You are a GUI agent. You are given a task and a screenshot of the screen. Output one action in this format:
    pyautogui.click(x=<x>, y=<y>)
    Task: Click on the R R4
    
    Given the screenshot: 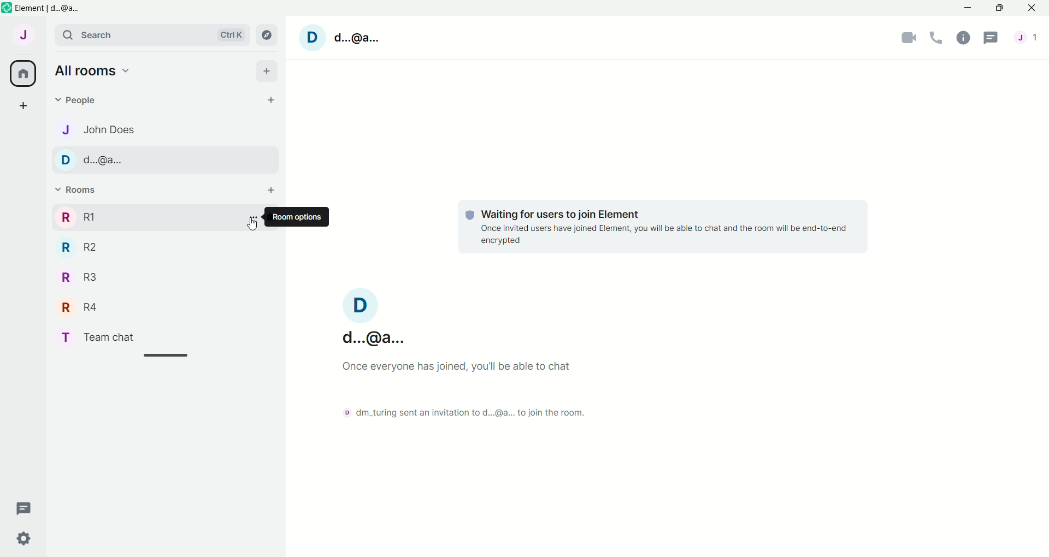 What is the action you would take?
    pyautogui.click(x=93, y=307)
    